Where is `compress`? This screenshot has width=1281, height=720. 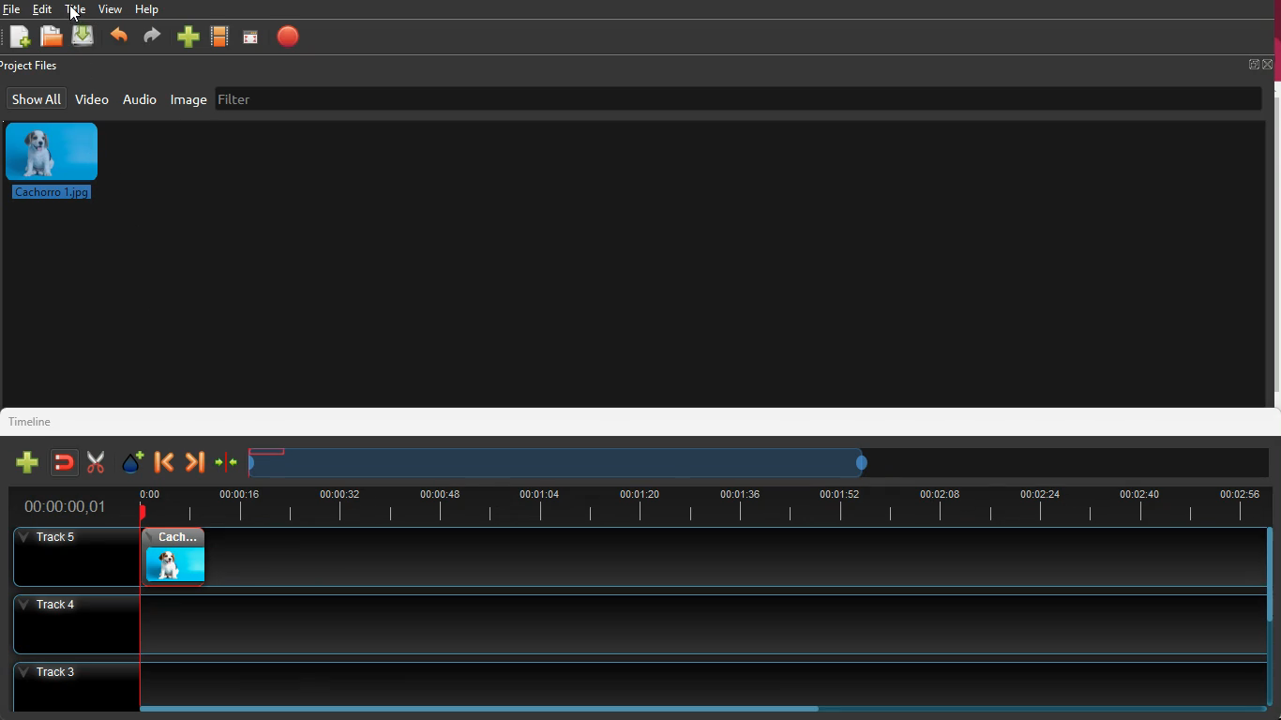
compress is located at coordinates (226, 465).